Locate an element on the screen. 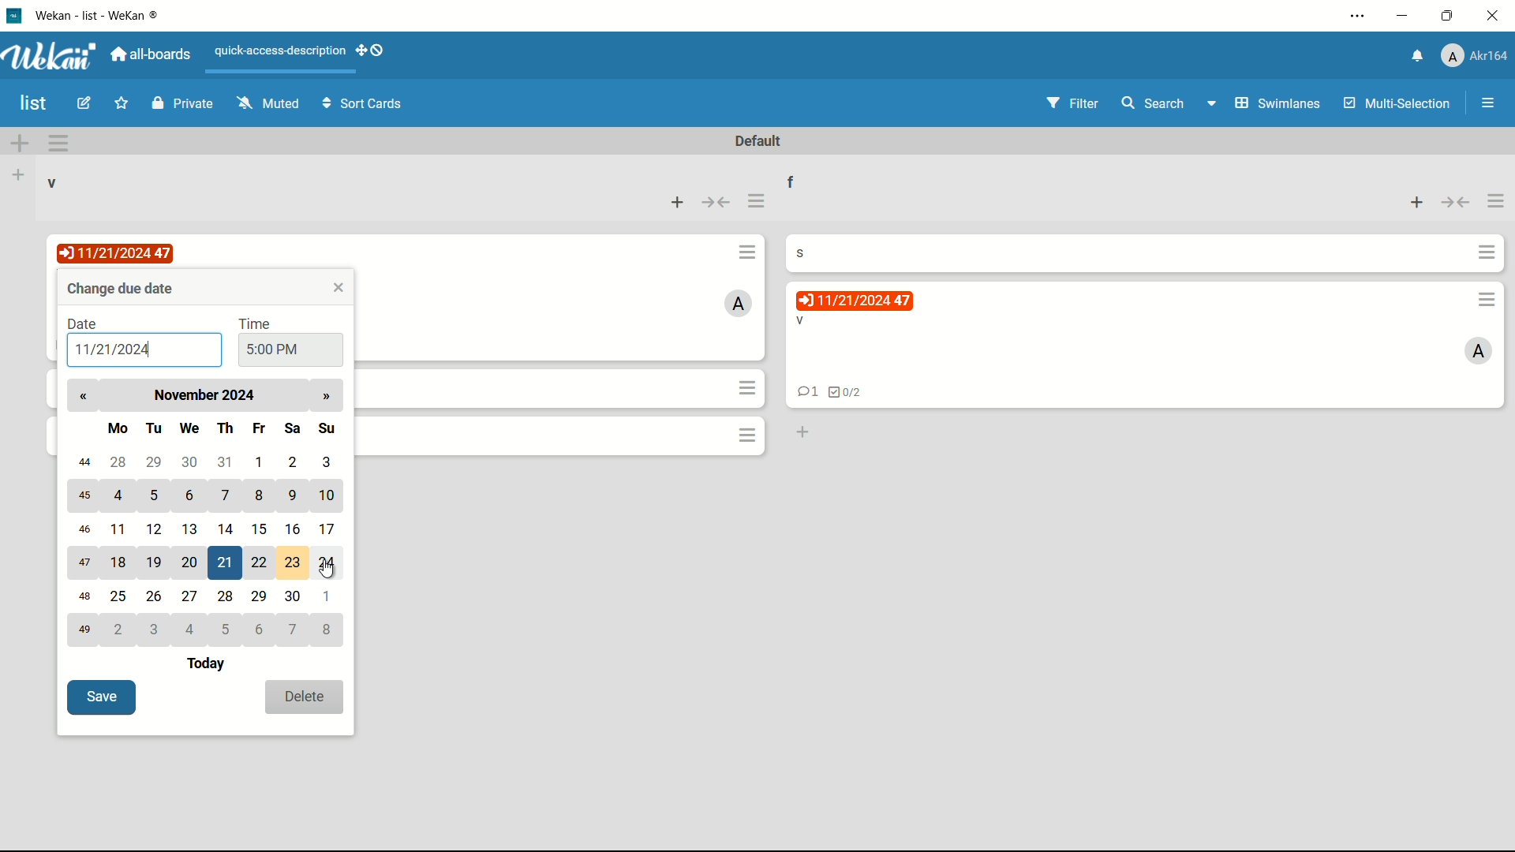 The image size is (1515, 852). list name is located at coordinates (802, 180).